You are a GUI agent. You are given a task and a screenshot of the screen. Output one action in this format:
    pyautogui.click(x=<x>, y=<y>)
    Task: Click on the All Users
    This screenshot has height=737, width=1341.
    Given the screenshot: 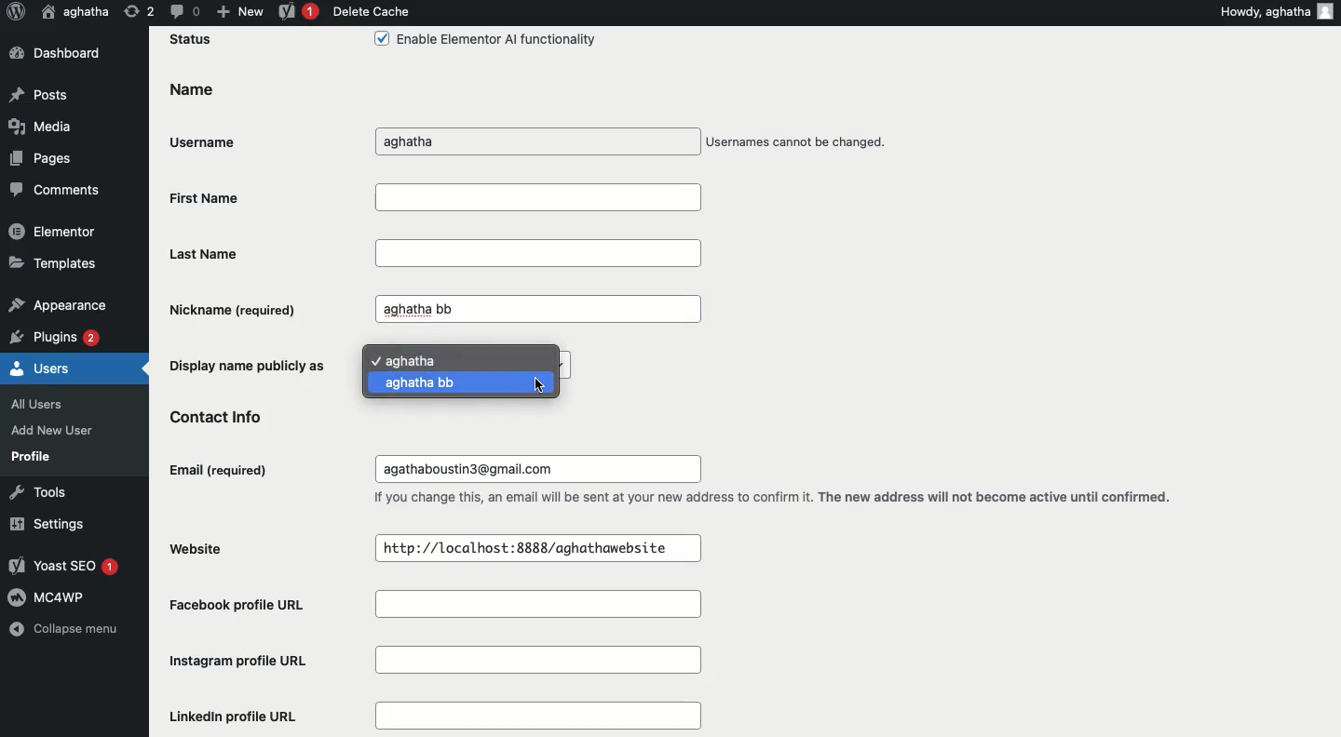 What is the action you would take?
    pyautogui.click(x=47, y=402)
    